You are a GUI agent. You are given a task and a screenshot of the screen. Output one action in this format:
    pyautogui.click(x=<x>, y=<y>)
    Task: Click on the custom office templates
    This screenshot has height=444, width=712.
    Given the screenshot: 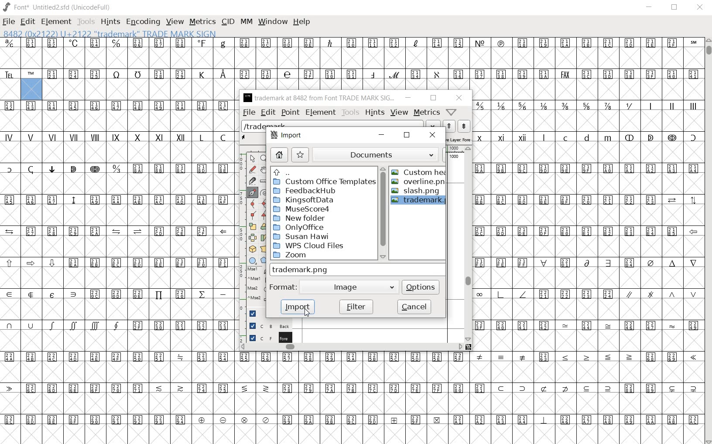 What is the action you would take?
    pyautogui.click(x=325, y=181)
    